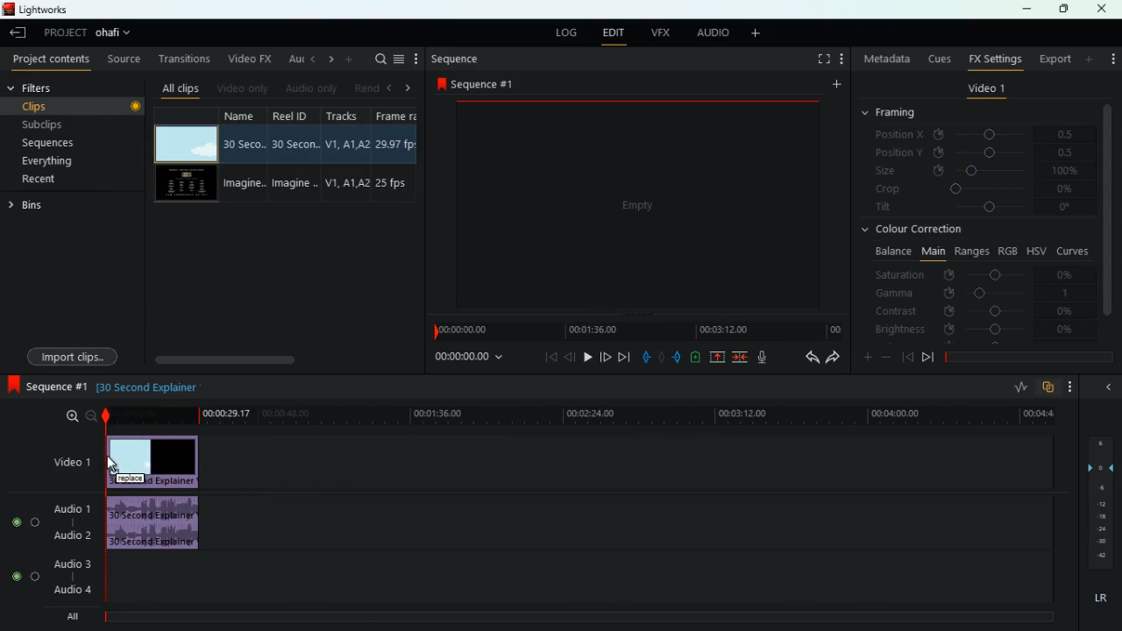 This screenshot has height=631, width=1122. Describe the element at coordinates (919, 229) in the screenshot. I see `colour correction` at that location.